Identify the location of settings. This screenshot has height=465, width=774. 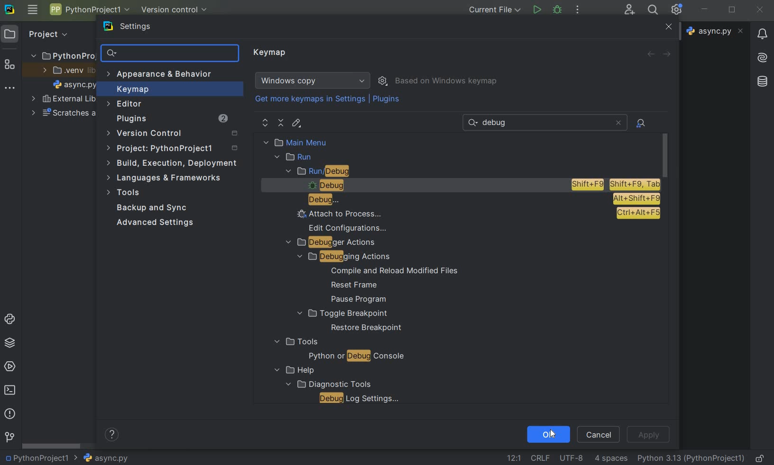
(133, 28).